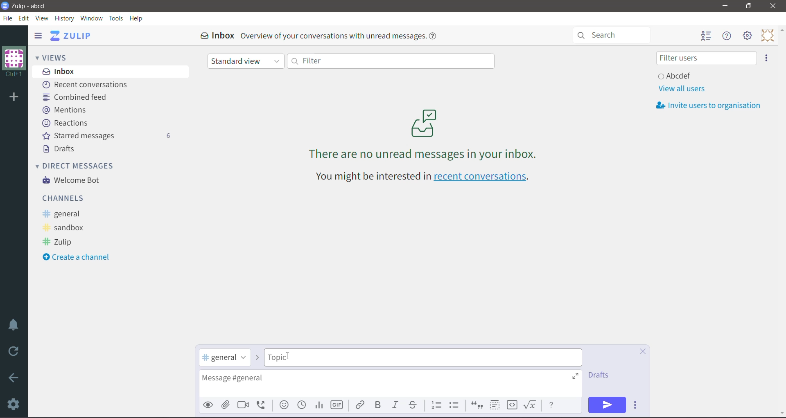 The width and height of the screenshot is (786, 418). Describe the element at coordinates (79, 258) in the screenshot. I see `Create a Channel` at that location.